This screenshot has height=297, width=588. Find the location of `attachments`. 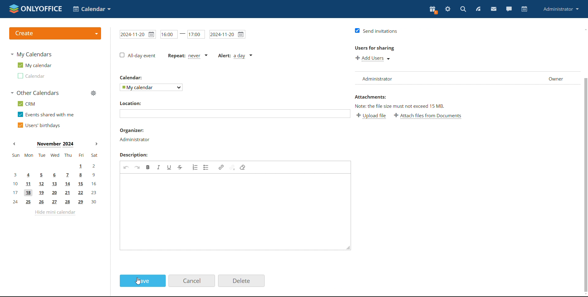

attachments is located at coordinates (370, 97).